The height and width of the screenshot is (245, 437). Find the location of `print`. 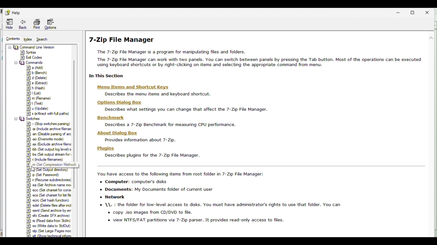

print is located at coordinates (36, 24).